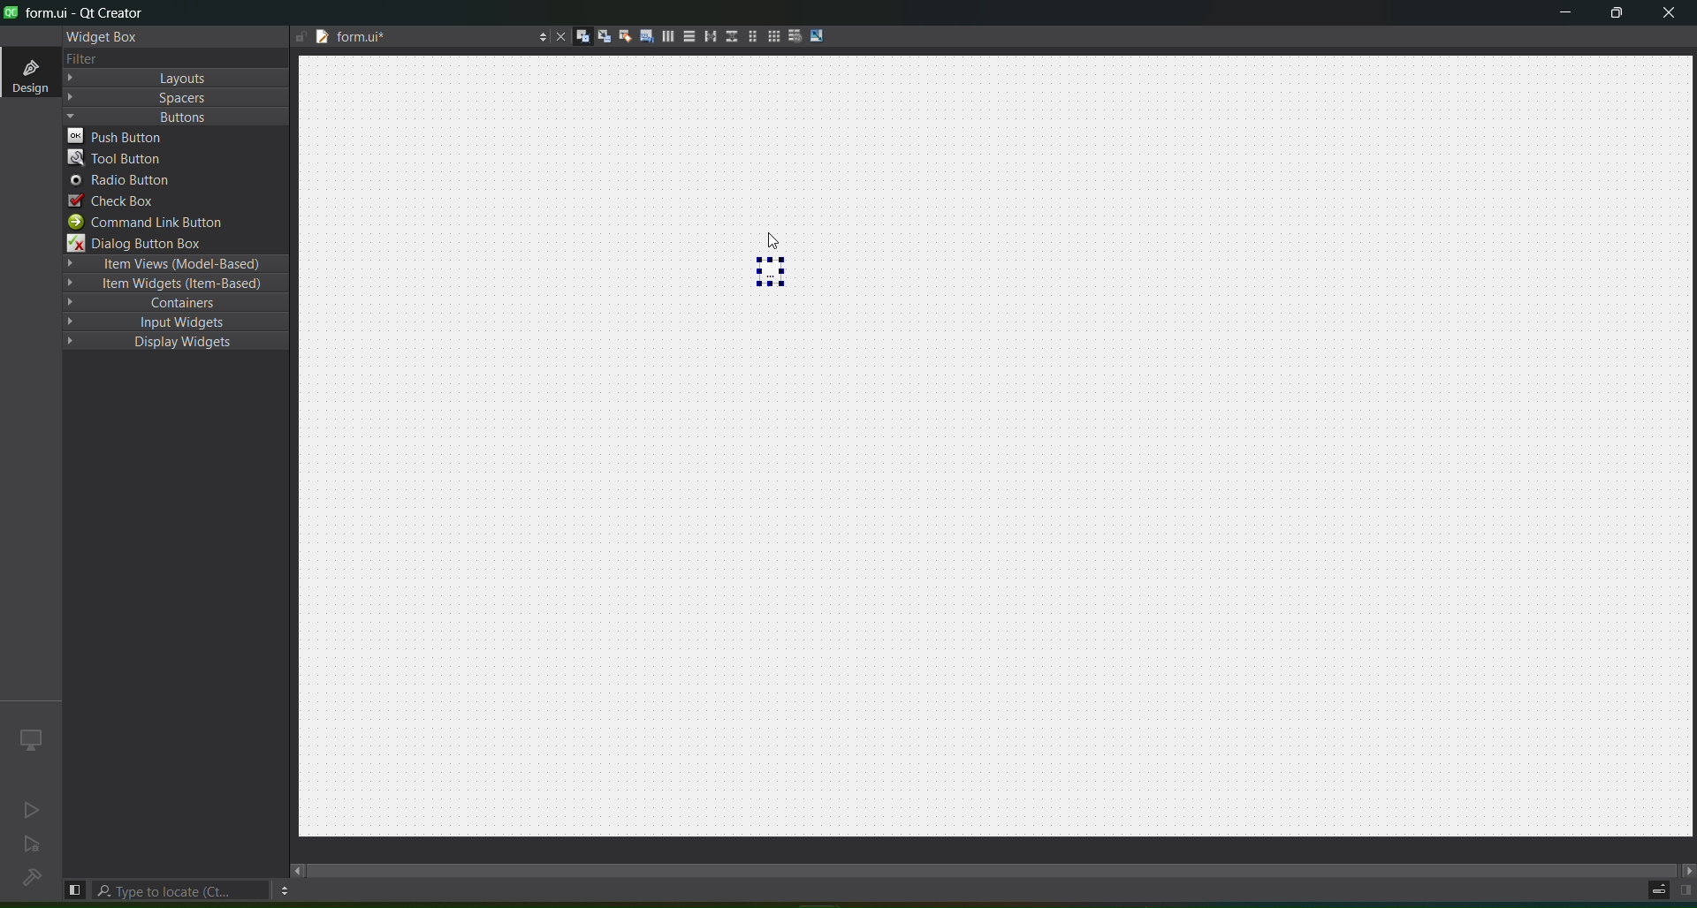  Describe the element at coordinates (578, 35) in the screenshot. I see `edit widgets` at that location.